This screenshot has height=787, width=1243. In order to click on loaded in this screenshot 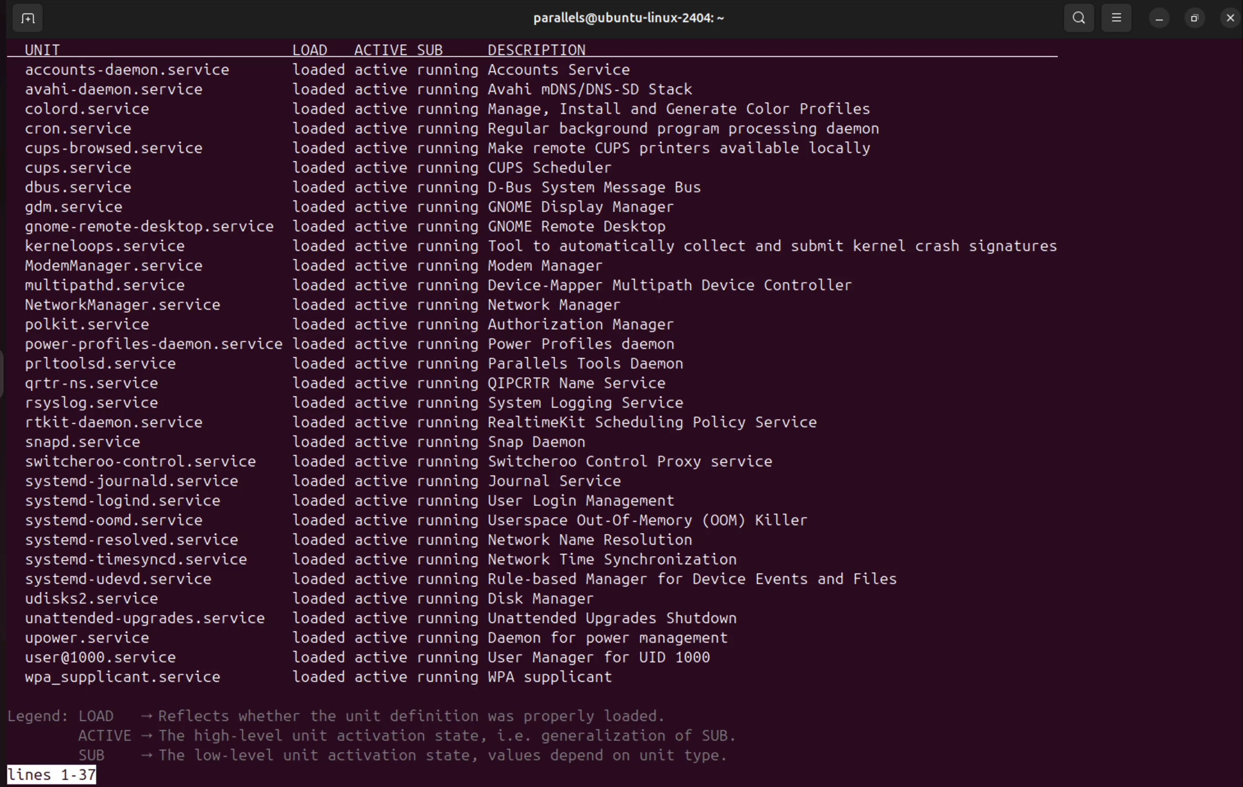, I will do `click(315, 443)`.